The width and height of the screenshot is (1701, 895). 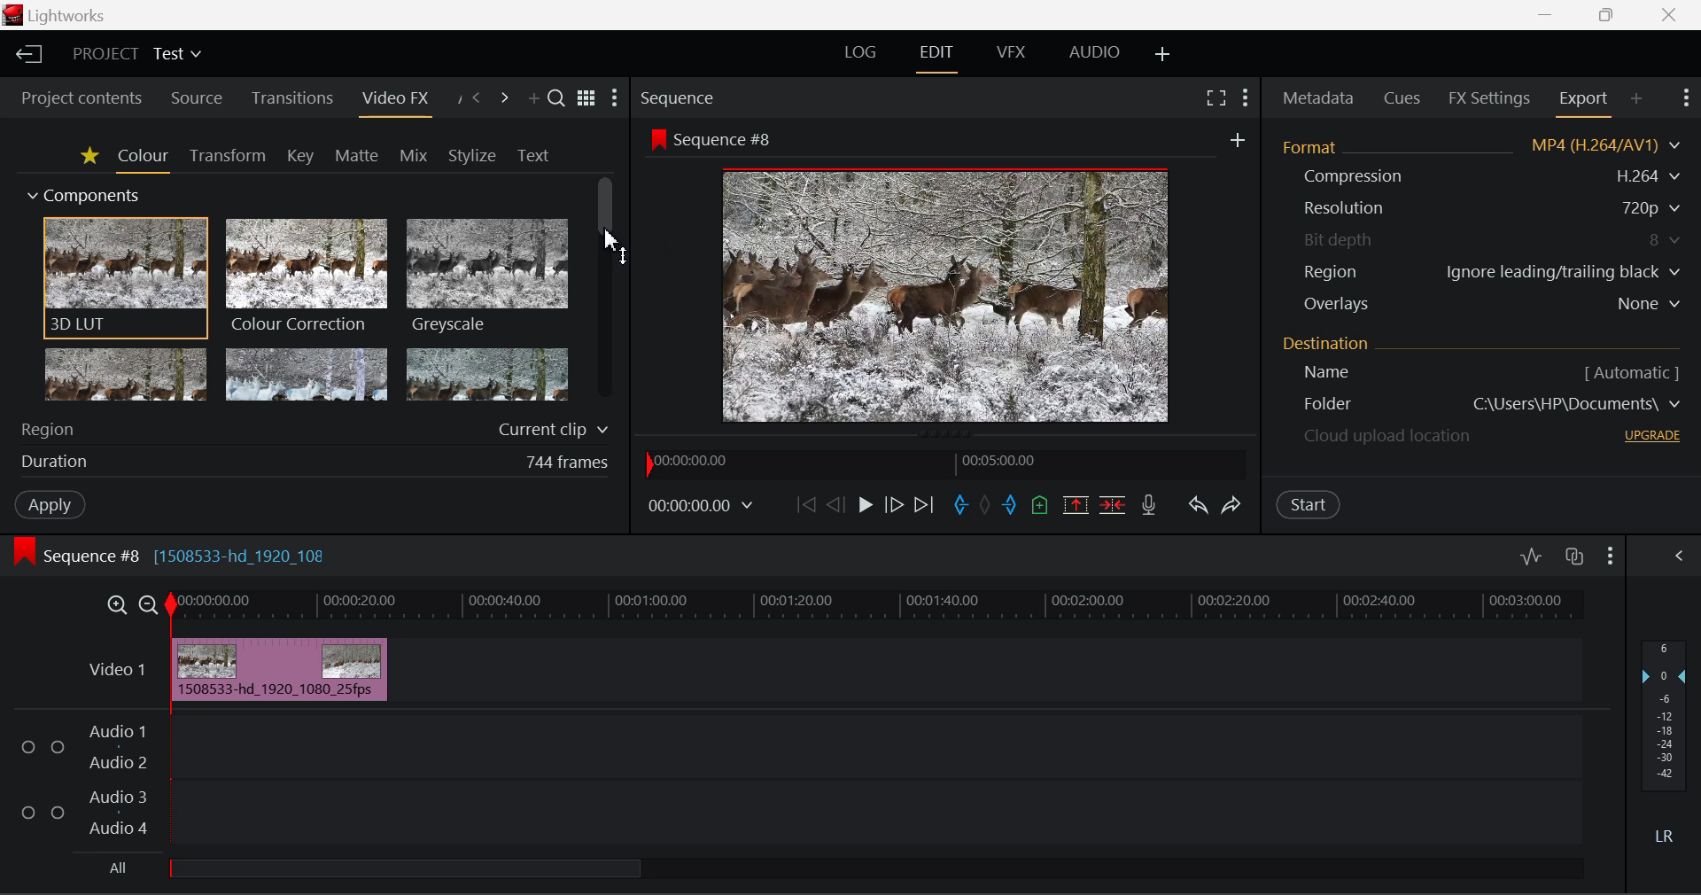 I want to click on 3D LUT, so click(x=126, y=279).